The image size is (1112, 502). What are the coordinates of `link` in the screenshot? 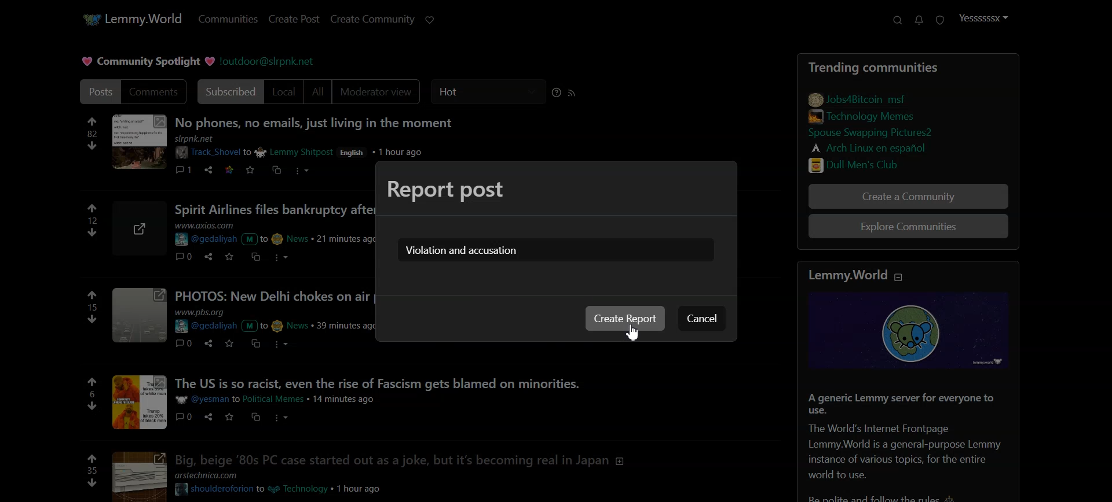 It's located at (866, 116).